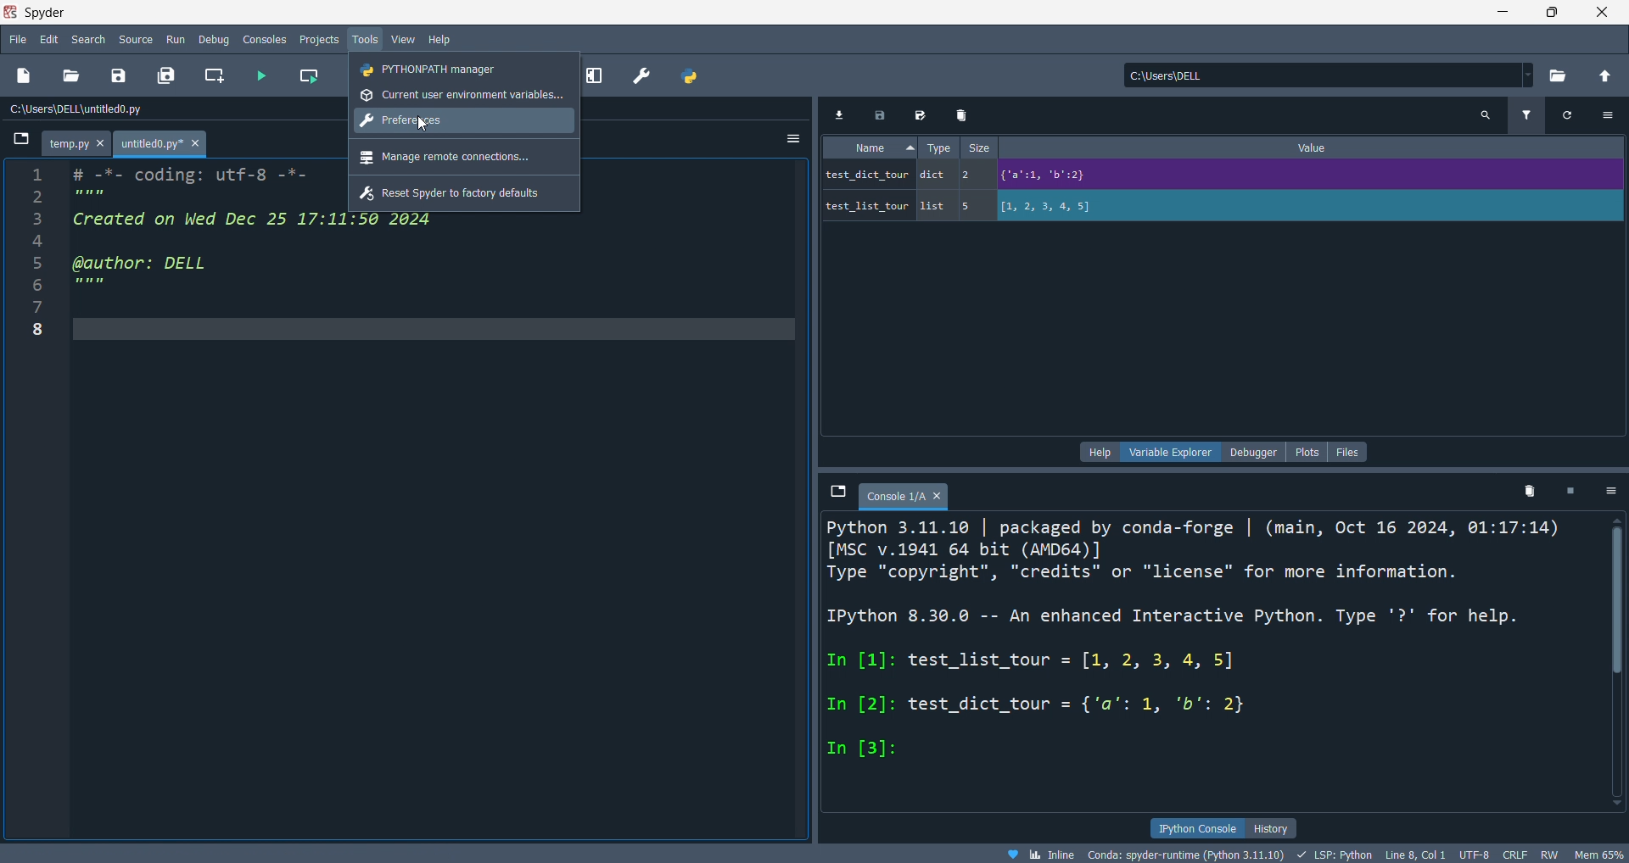 This screenshot has width=1629, height=863. What do you see at coordinates (1421, 853) in the screenshot?
I see `Line 8, Col 1` at bounding box center [1421, 853].